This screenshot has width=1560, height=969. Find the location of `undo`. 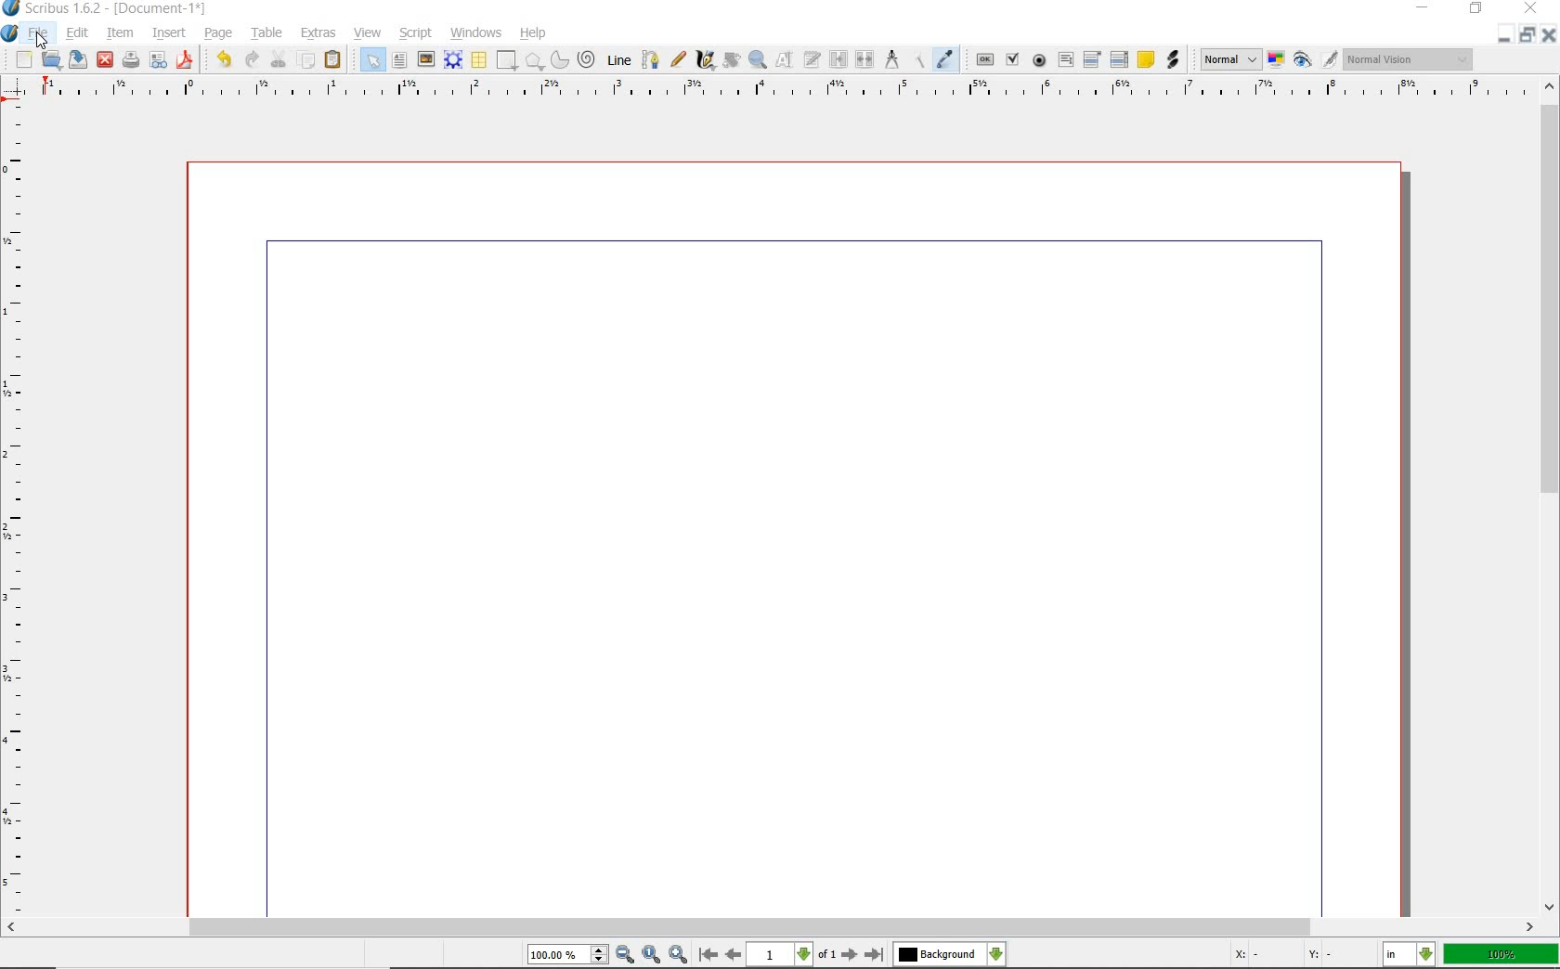

undo is located at coordinates (224, 59).